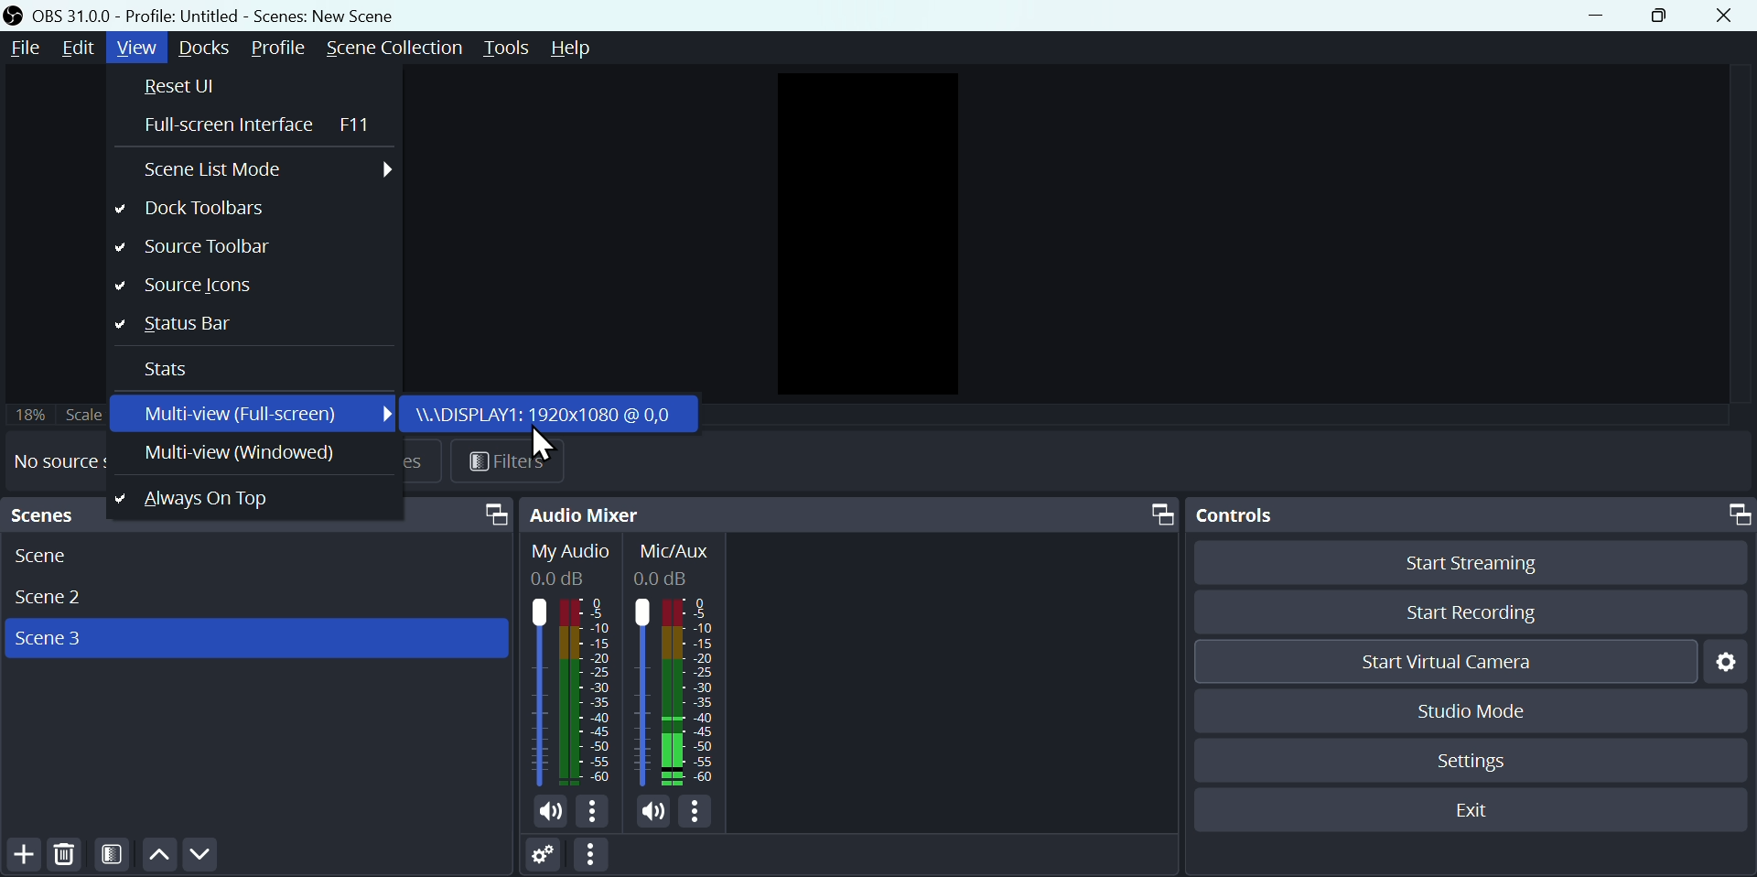  I want to click on Full screen interface, so click(250, 123).